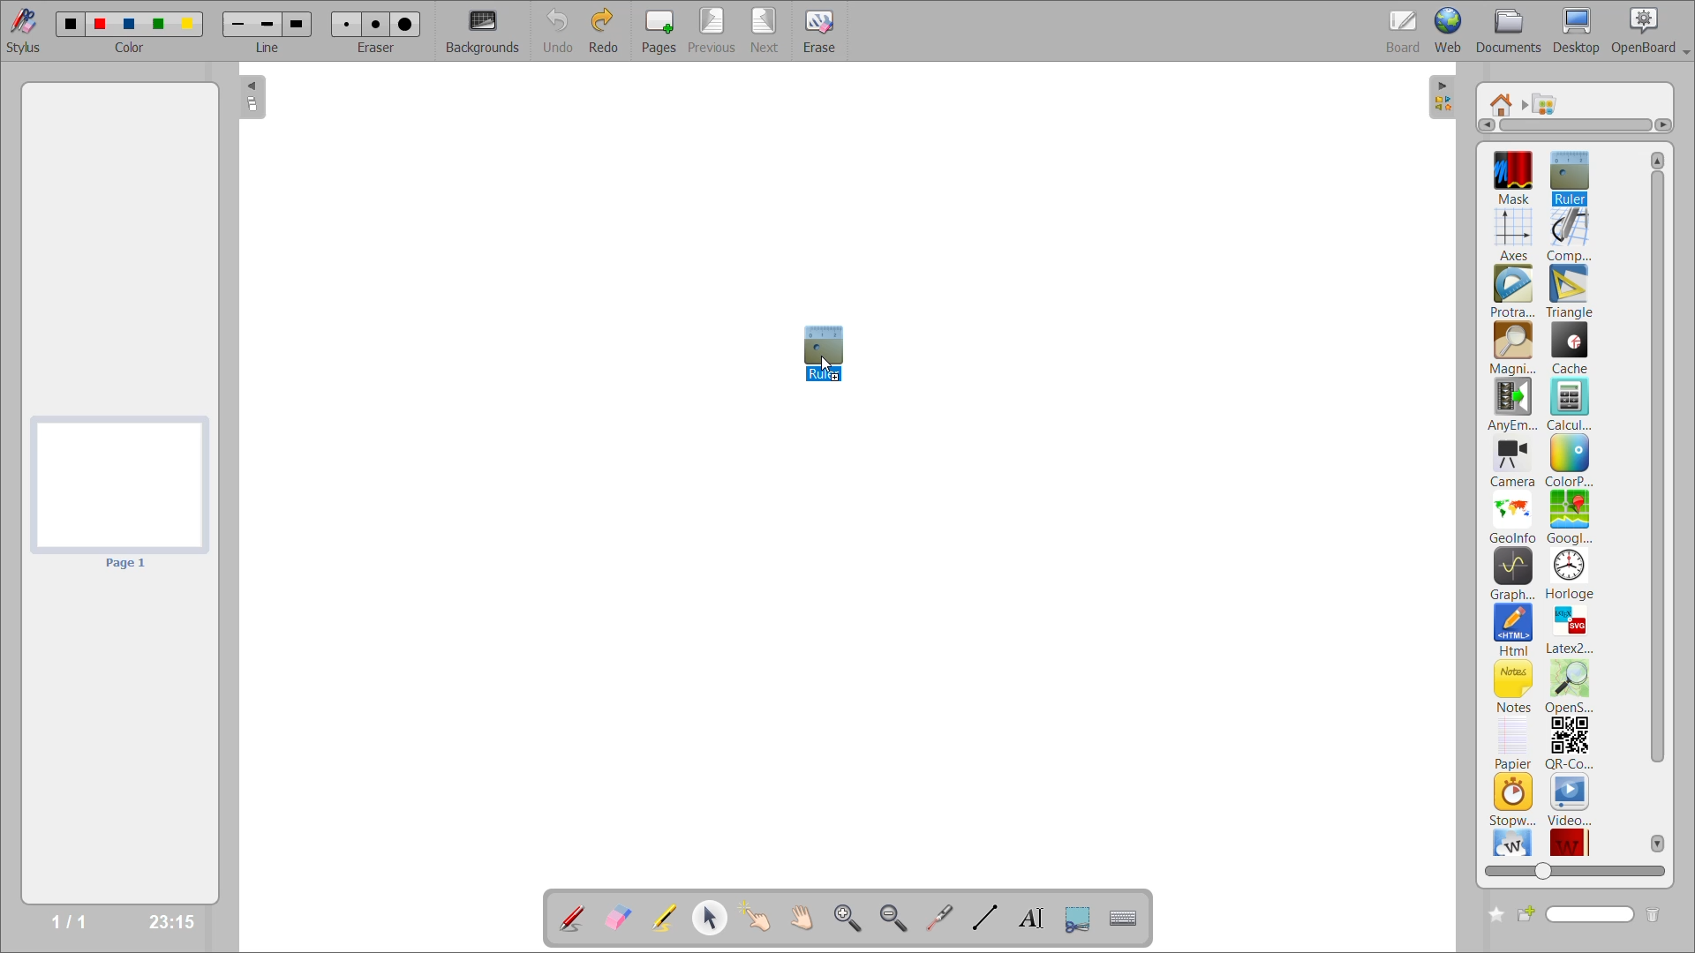  Describe the element at coordinates (621, 918) in the screenshot. I see `erase annotation` at that location.